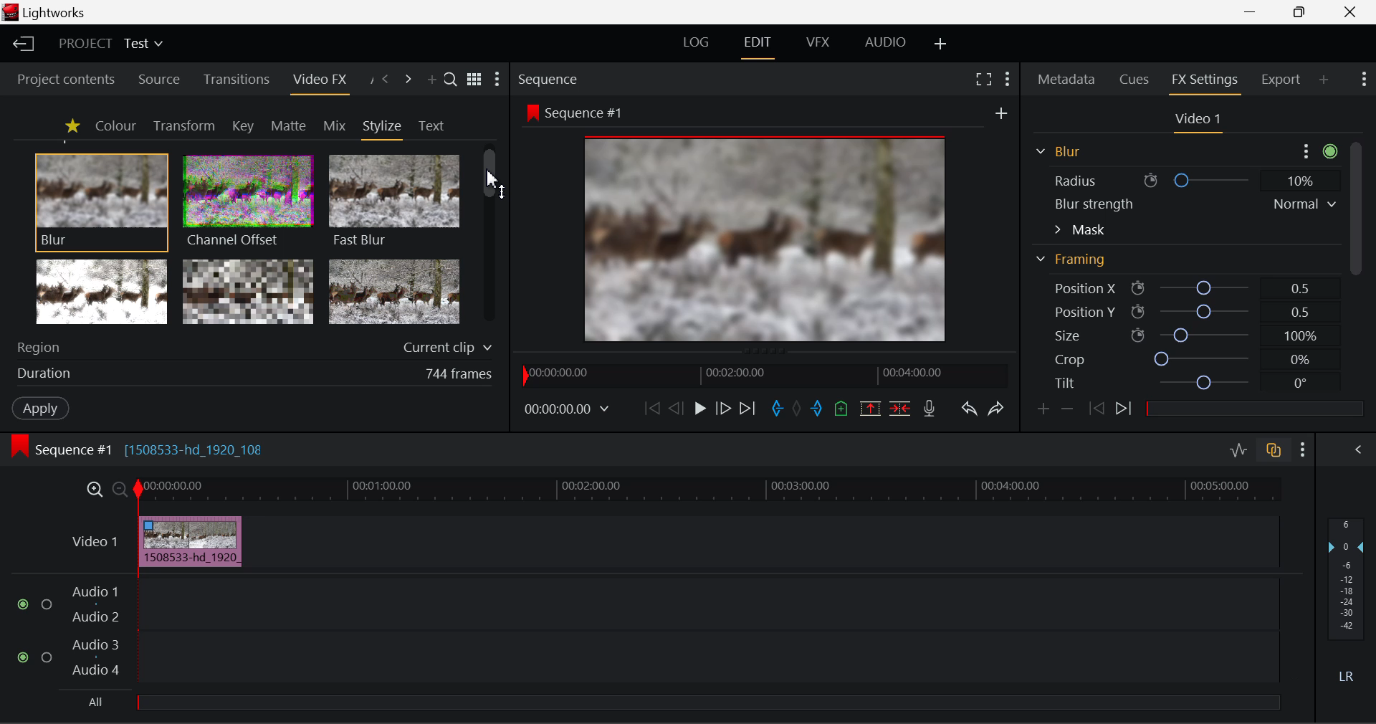 Image resolution: width=1376 pixels, height=724 pixels. Describe the element at coordinates (1198, 120) in the screenshot. I see `Video 1 Settings` at that location.